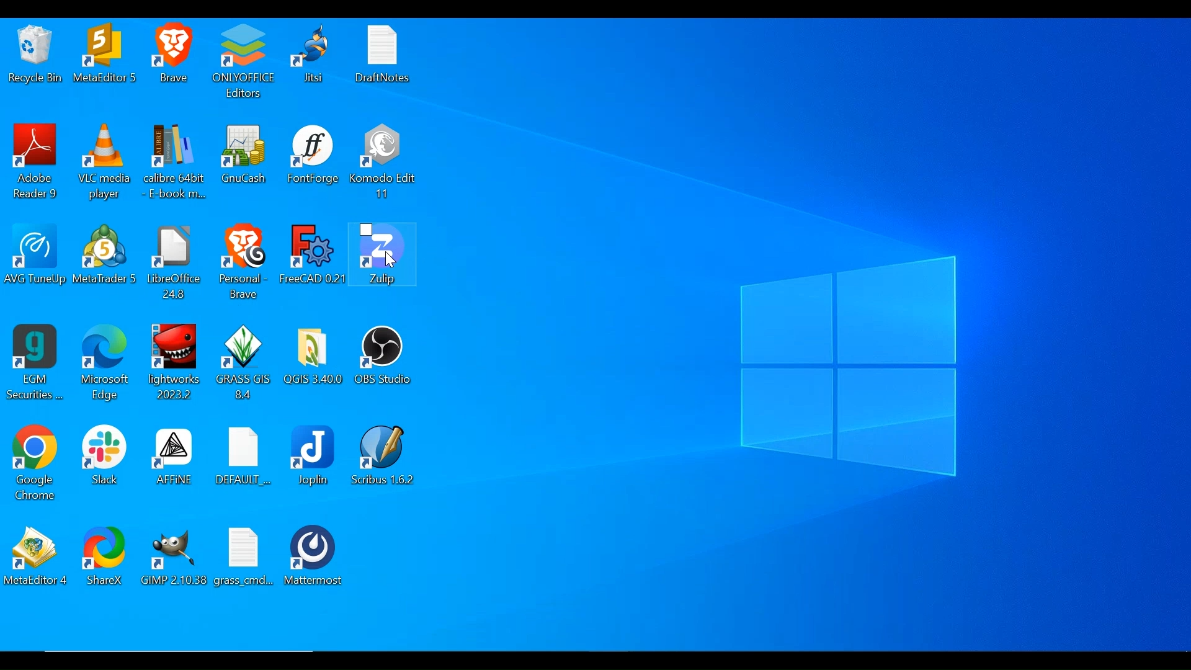  Describe the element at coordinates (38, 361) in the screenshot. I see `EGM Securities Desktop Icon` at that location.